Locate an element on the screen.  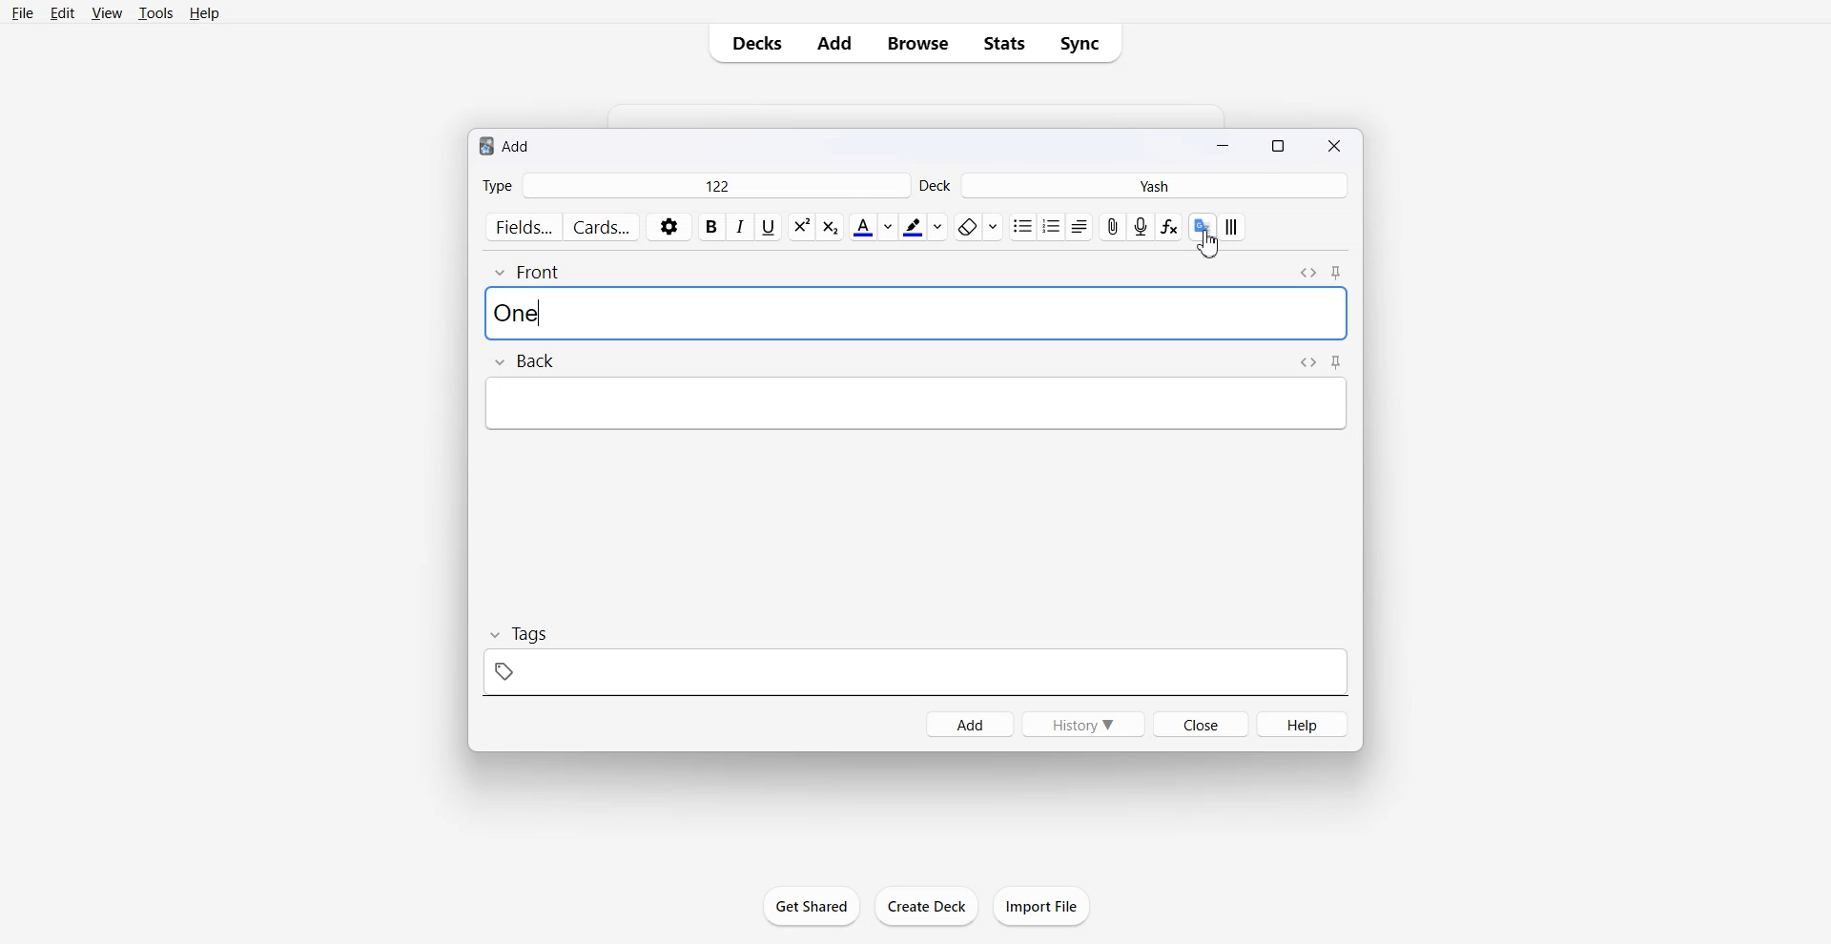
Fields is located at coordinates (522, 227).